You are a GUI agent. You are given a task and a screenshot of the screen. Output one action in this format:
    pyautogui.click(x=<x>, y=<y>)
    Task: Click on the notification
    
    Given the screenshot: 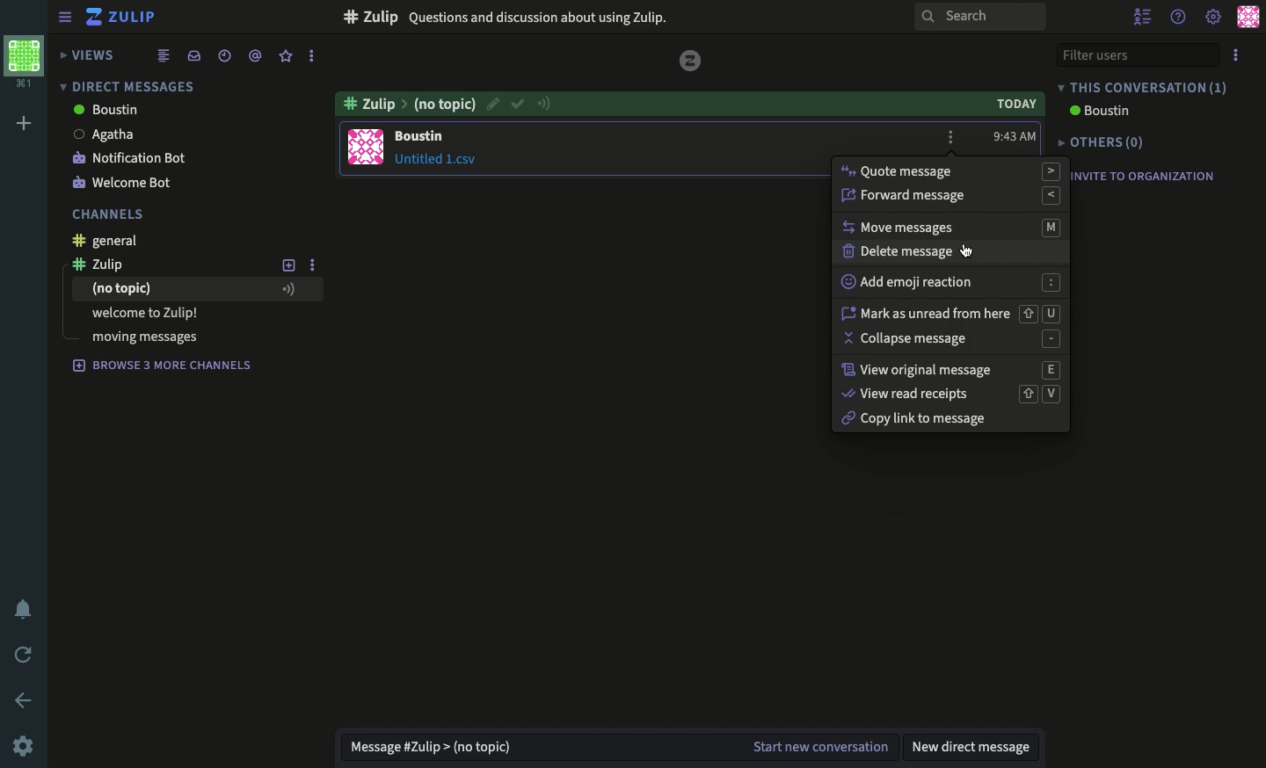 What is the action you would take?
    pyautogui.click(x=23, y=607)
    